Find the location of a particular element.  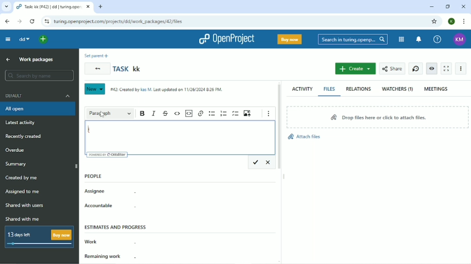

Start new timer is located at coordinates (416, 68).